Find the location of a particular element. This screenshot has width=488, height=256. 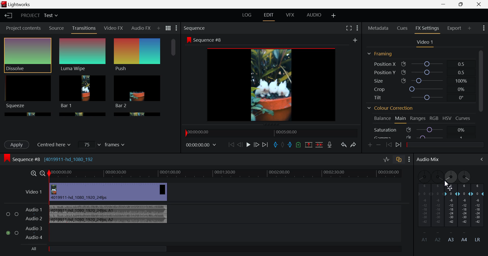

Close is located at coordinates (479, 5).